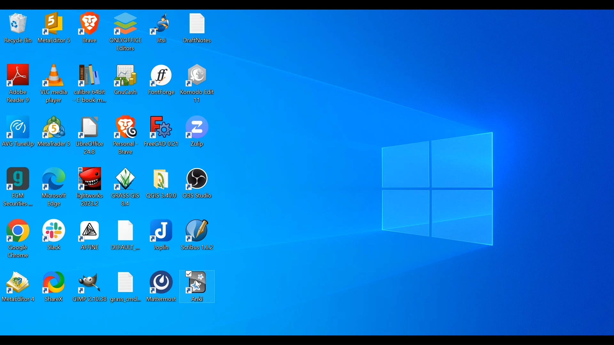  Describe the element at coordinates (53, 287) in the screenshot. I see `ShareX Desktop icon` at that location.